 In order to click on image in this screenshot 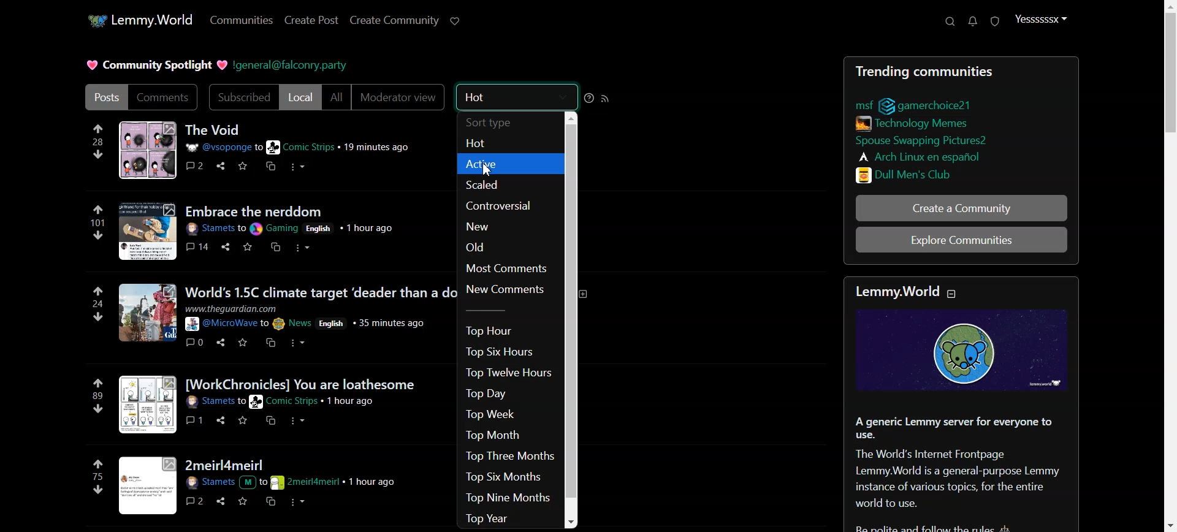, I will do `click(148, 232)`.